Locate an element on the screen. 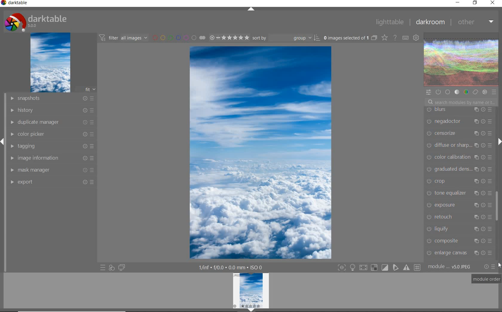 This screenshot has width=502, height=312. IMAGE INFORMATION is located at coordinates (53, 158).